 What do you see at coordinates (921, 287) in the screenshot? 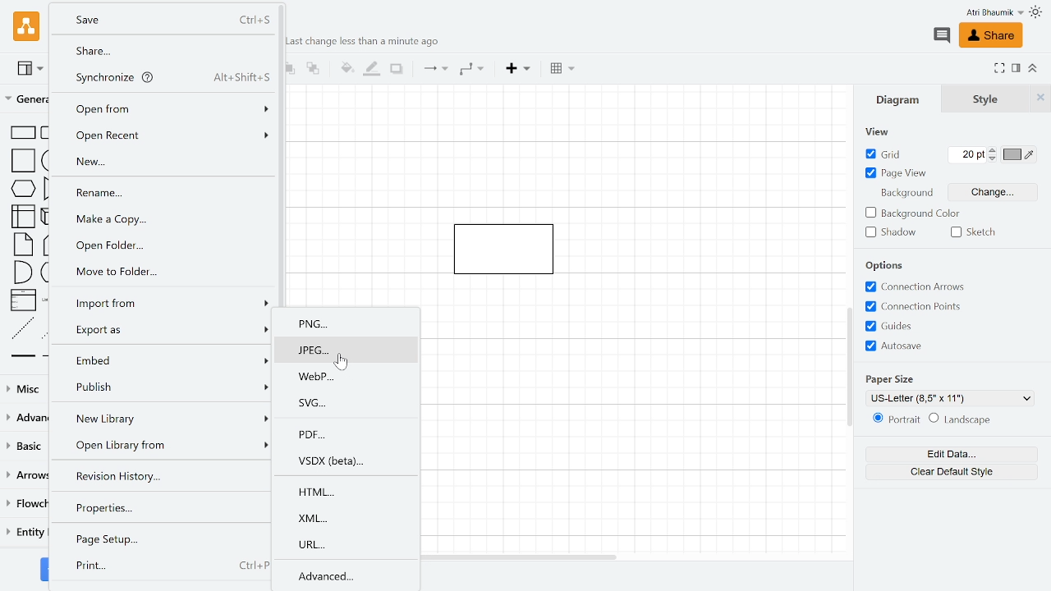
I see `Connection arrows` at bounding box center [921, 287].